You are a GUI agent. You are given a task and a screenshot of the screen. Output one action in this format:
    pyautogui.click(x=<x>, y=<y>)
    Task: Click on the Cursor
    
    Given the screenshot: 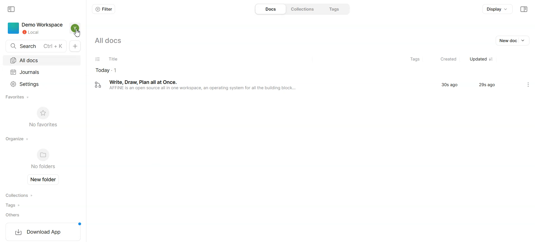 What is the action you would take?
    pyautogui.click(x=77, y=33)
    